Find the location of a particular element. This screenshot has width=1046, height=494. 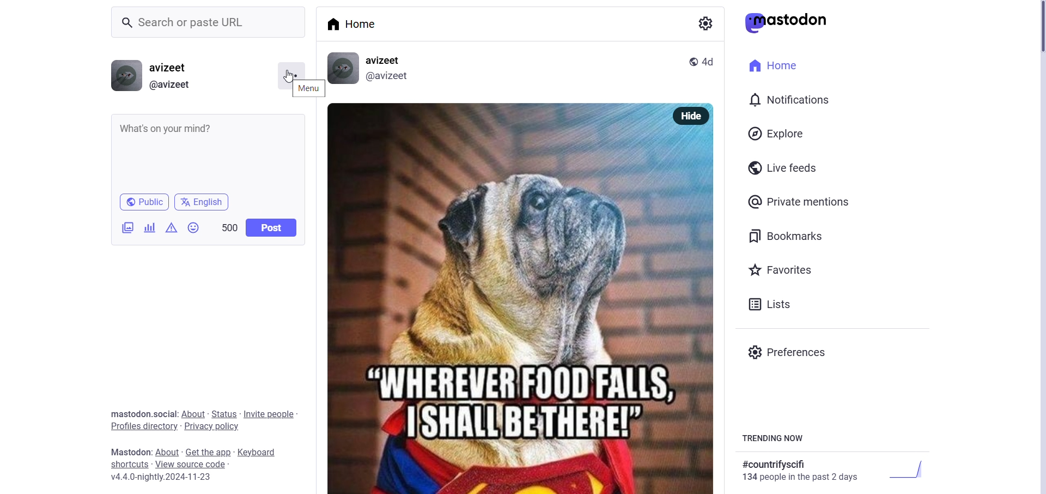

explore is located at coordinates (778, 133).